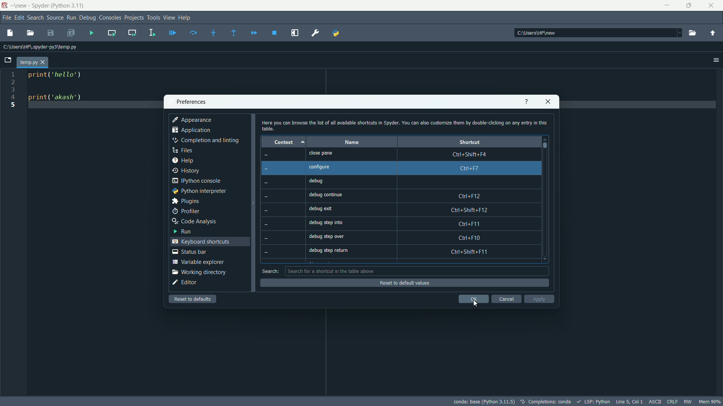  I want to click on search bar, so click(416, 271).